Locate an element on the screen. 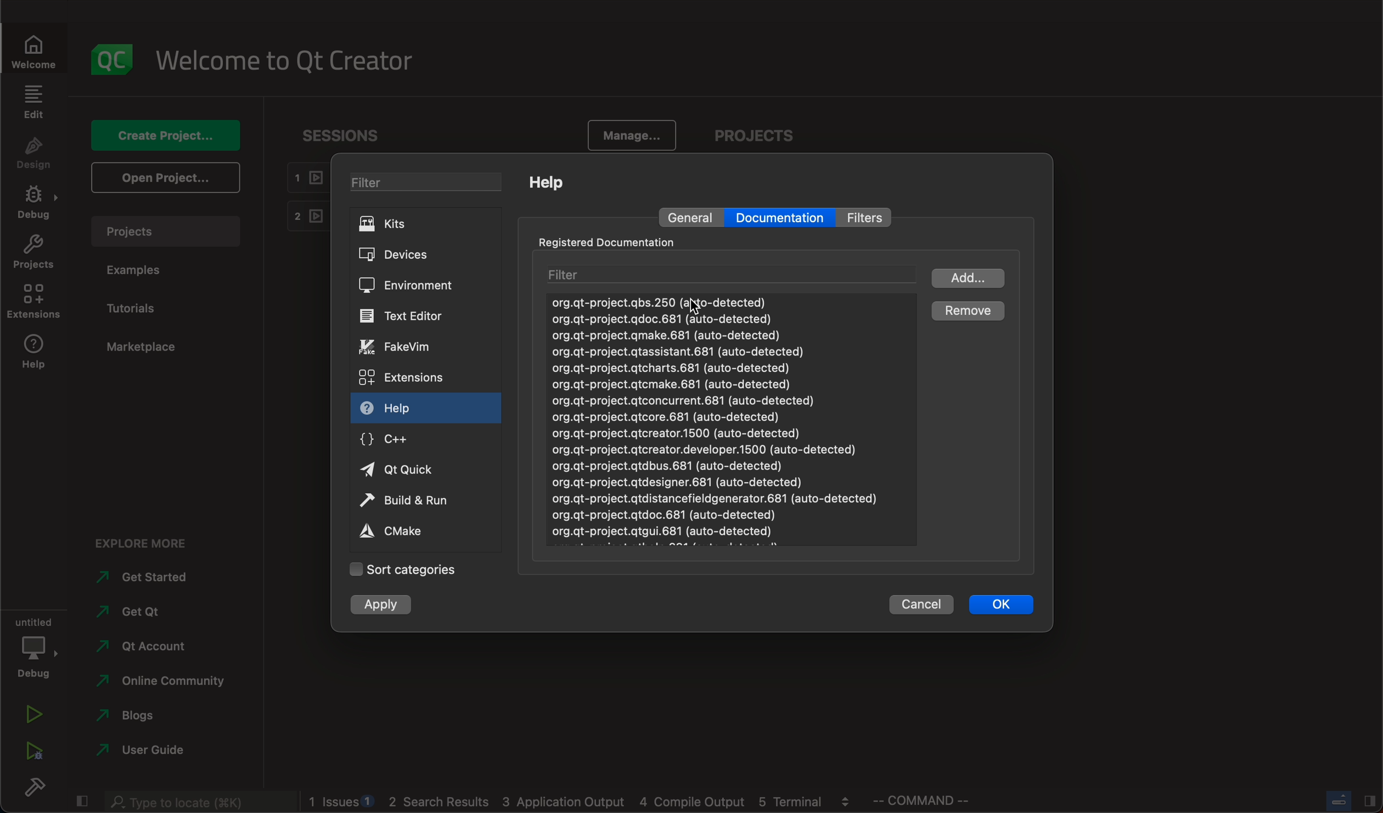 This screenshot has height=813, width=1383. design is located at coordinates (35, 159).